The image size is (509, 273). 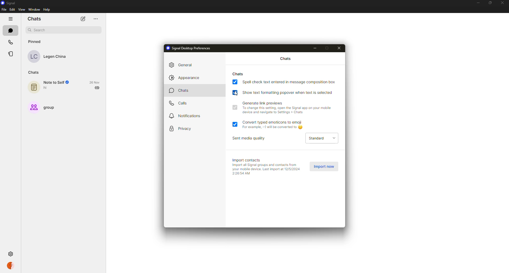 What do you see at coordinates (234, 123) in the screenshot?
I see `enabled` at bounding box center [234, 123].